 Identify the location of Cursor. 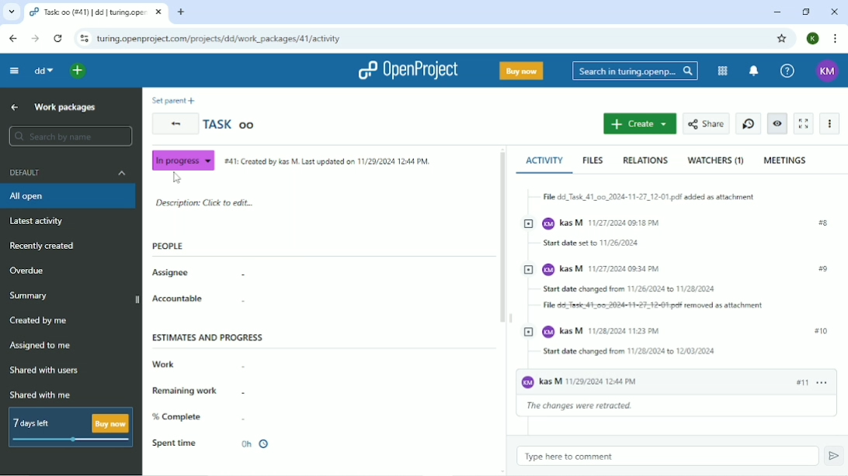
(180, 180).